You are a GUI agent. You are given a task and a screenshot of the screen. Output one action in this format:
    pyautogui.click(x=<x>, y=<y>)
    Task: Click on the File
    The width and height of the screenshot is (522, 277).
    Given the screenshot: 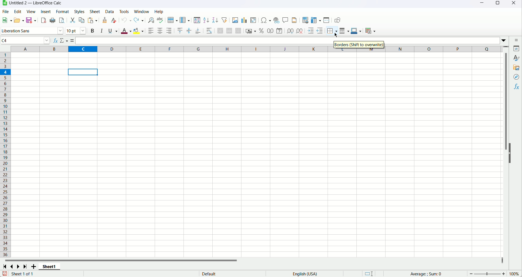 What is the action you would take?
    pyautogui.click(x=5, y=11)
    